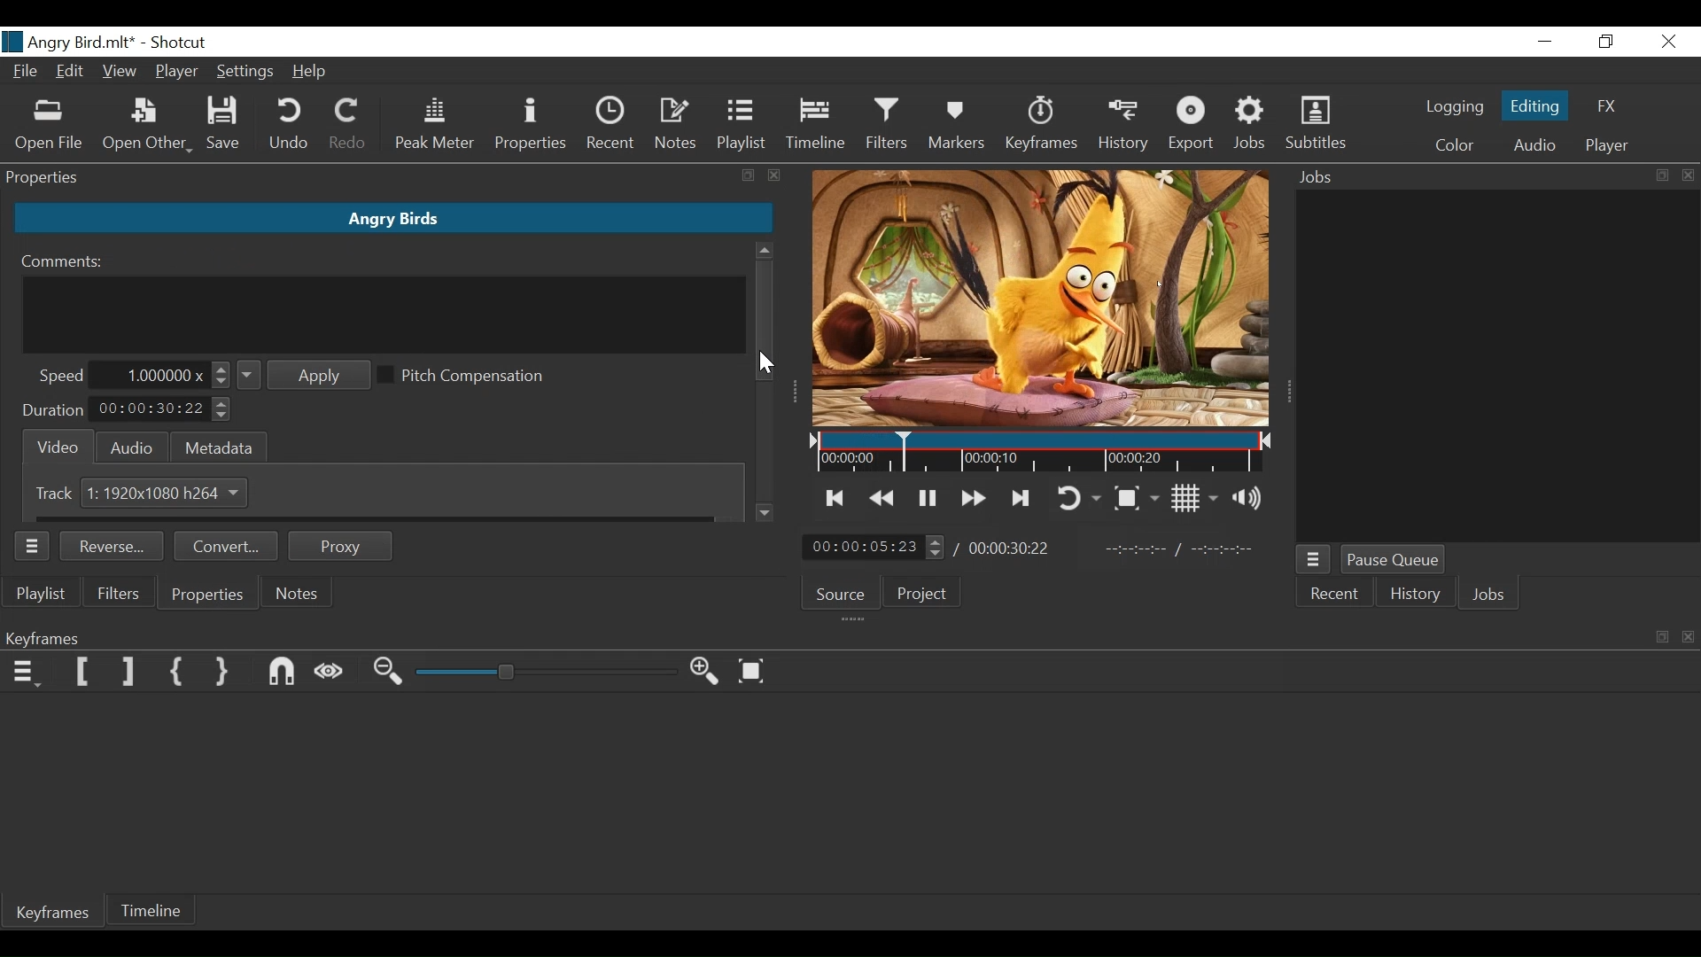 This screenshot has width=1701, height=957. I want to click on FX, so click(1610, 104).